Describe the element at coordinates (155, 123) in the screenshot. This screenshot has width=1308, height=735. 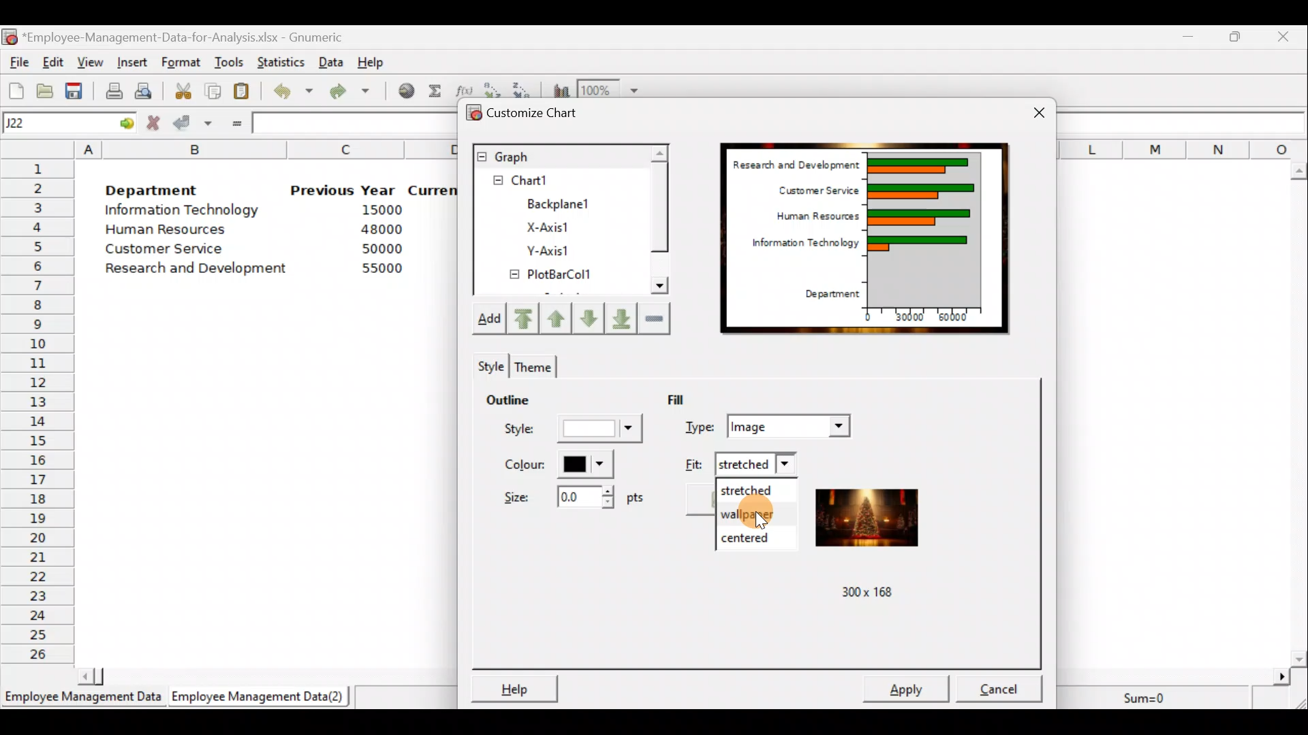
I see `Cancel change` at that location.